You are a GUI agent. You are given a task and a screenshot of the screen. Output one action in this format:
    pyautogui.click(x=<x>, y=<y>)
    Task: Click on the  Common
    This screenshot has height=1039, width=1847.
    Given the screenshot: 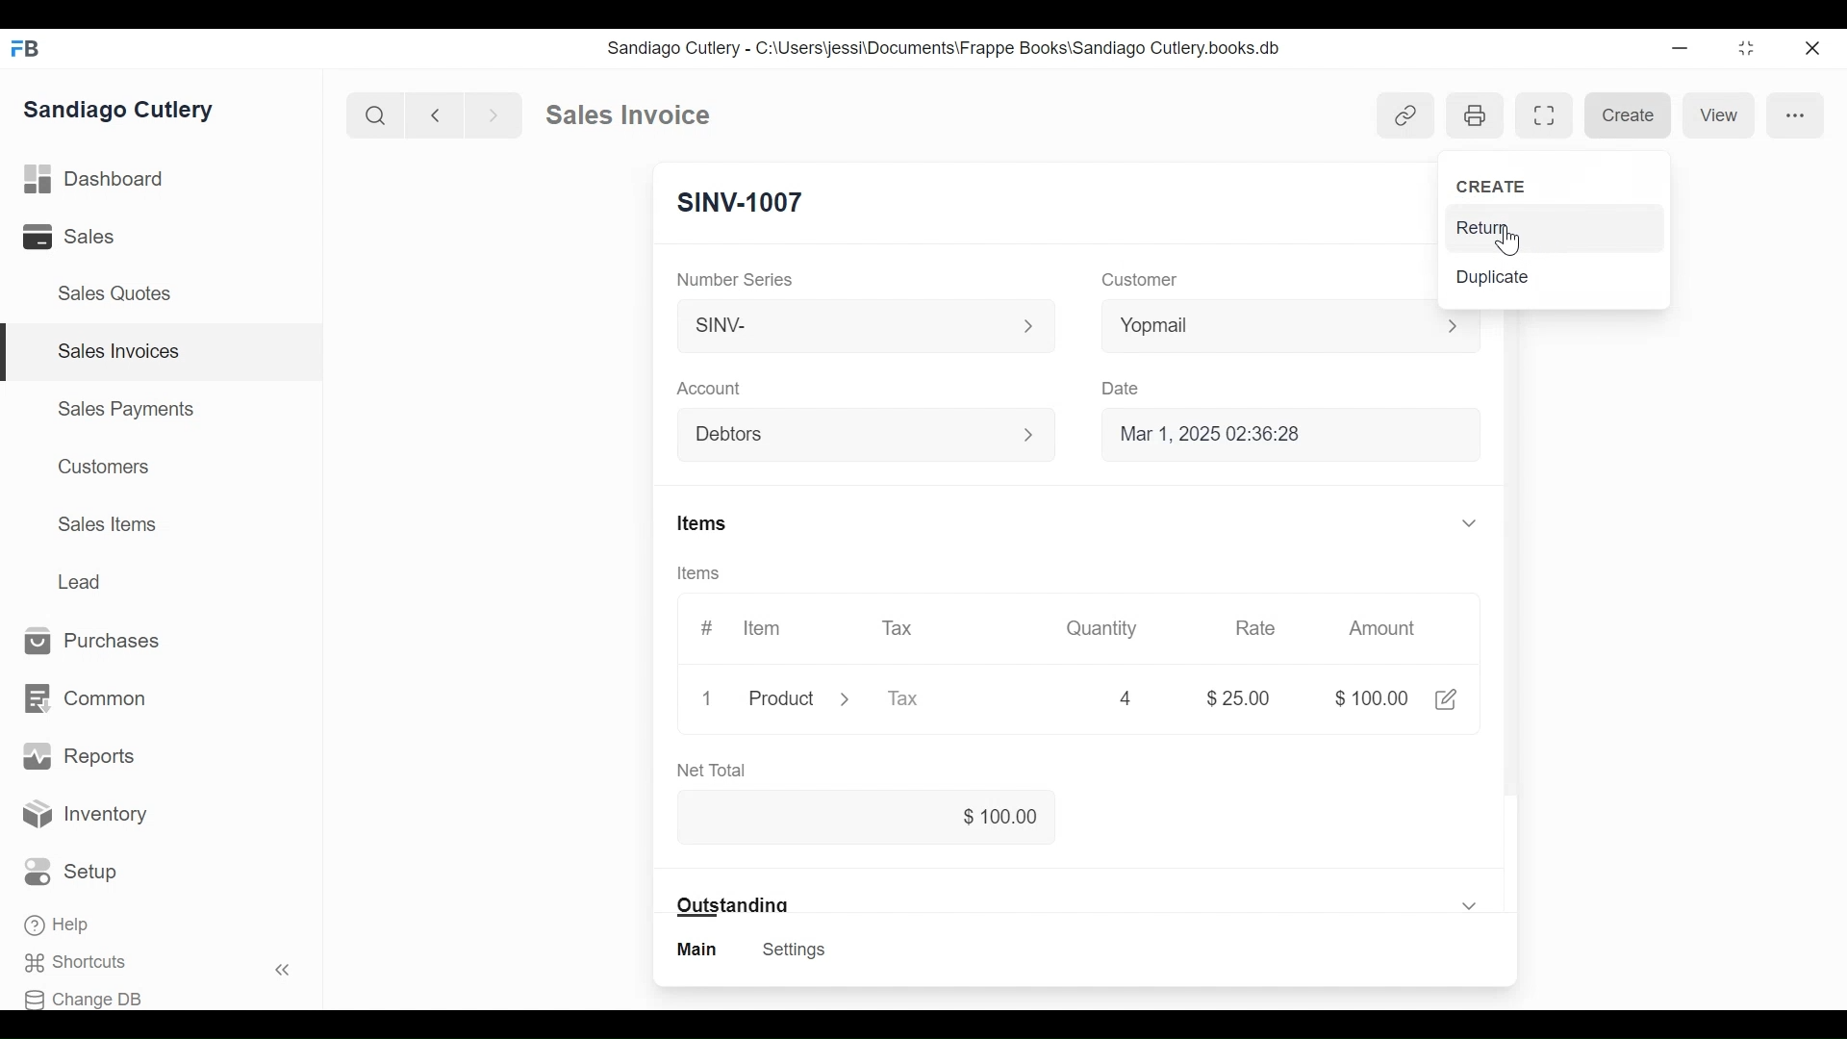 What is the action you would take?
    pyautogui.click(x=88, y=697)
    